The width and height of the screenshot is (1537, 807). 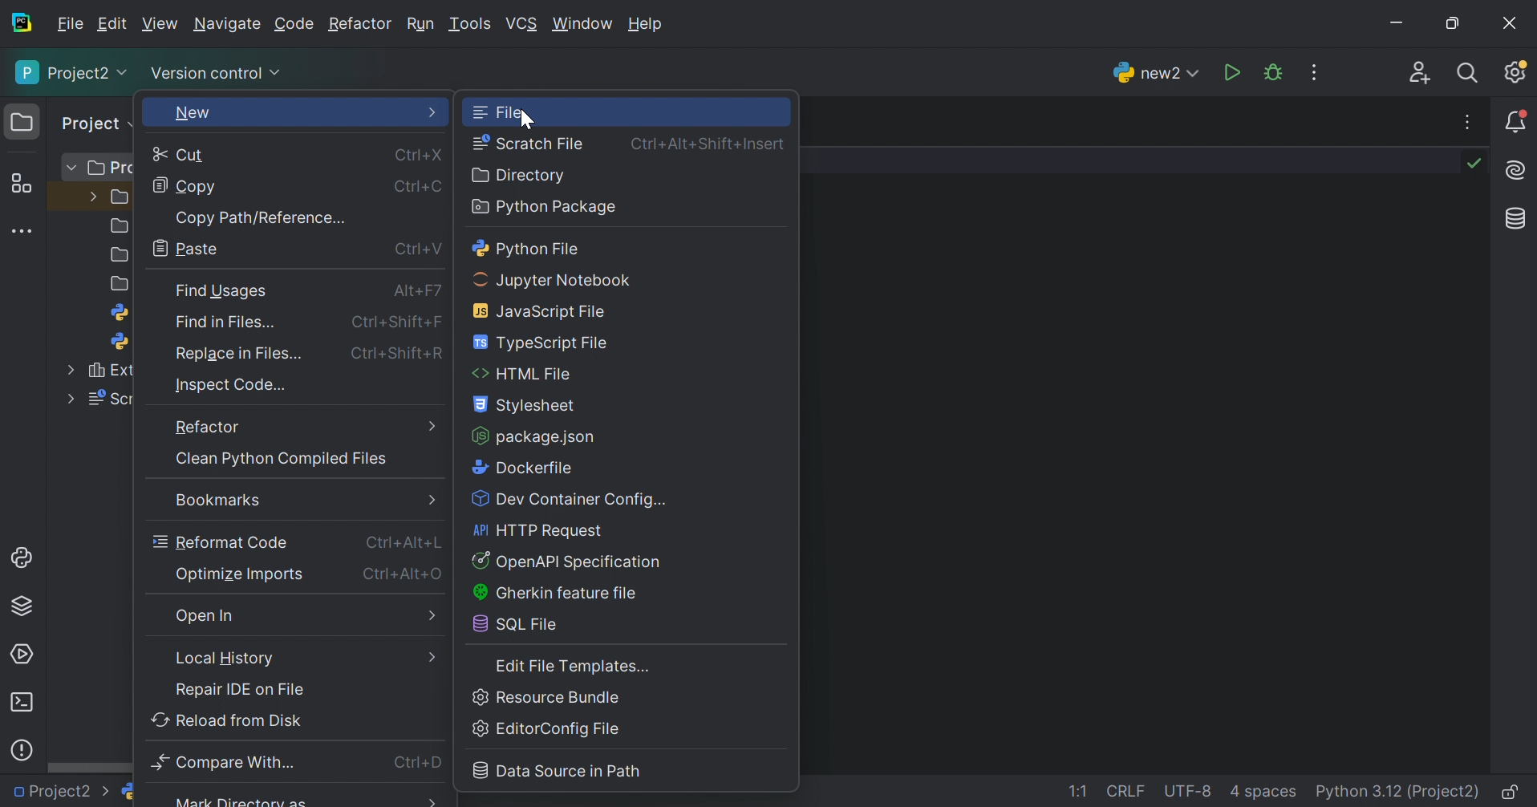 I want to click on Compare with..., so click(x=229, y=762).